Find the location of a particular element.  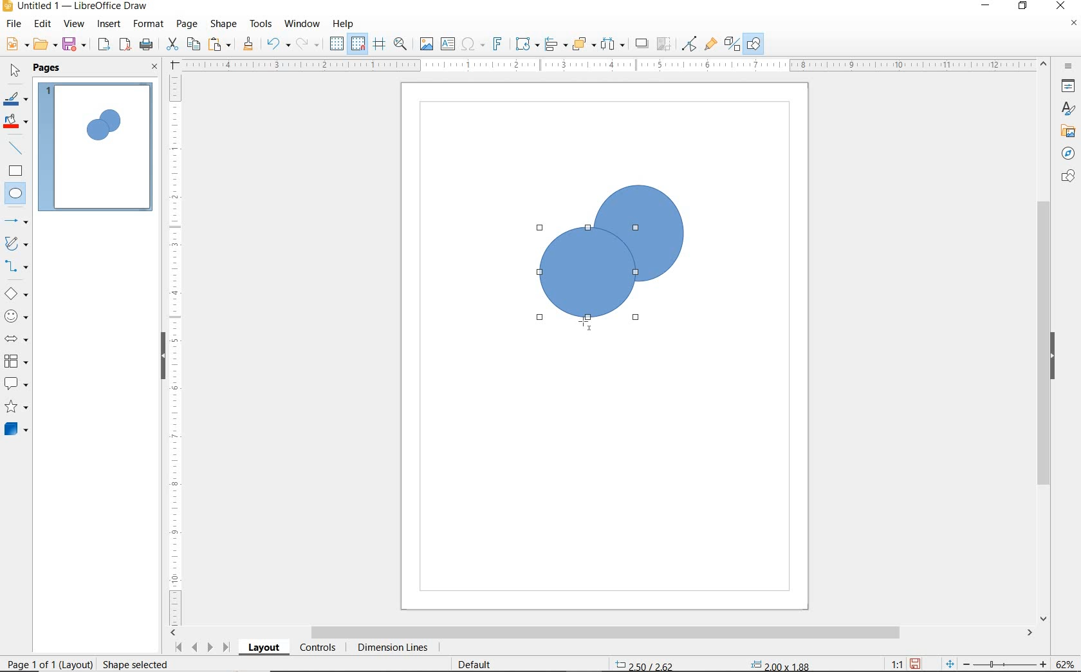

LINE COLOR is located at coordinates (15, 98).